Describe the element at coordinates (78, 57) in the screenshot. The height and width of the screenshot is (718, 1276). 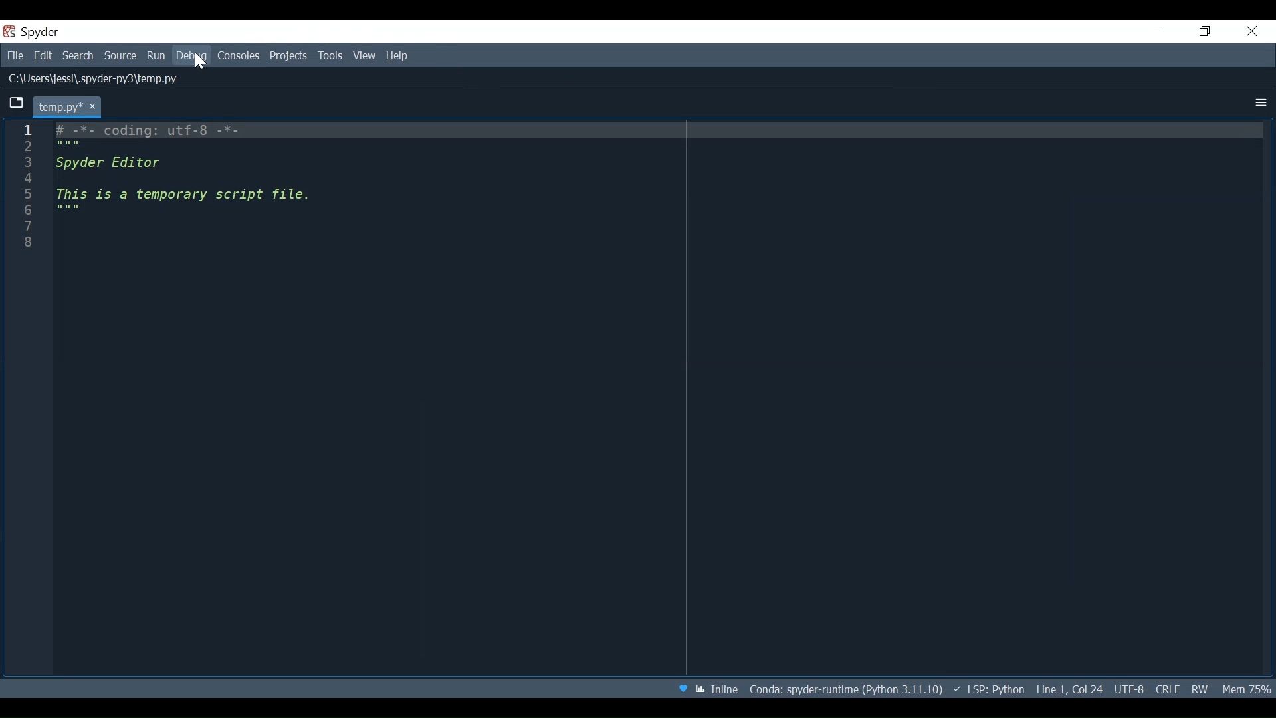
I see `Search` at that location.